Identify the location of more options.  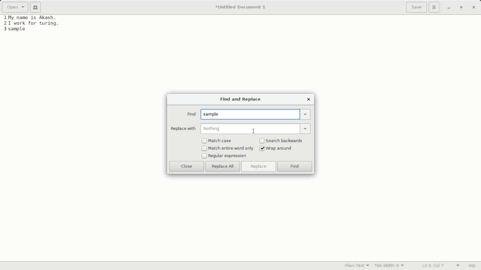
(435, 7).